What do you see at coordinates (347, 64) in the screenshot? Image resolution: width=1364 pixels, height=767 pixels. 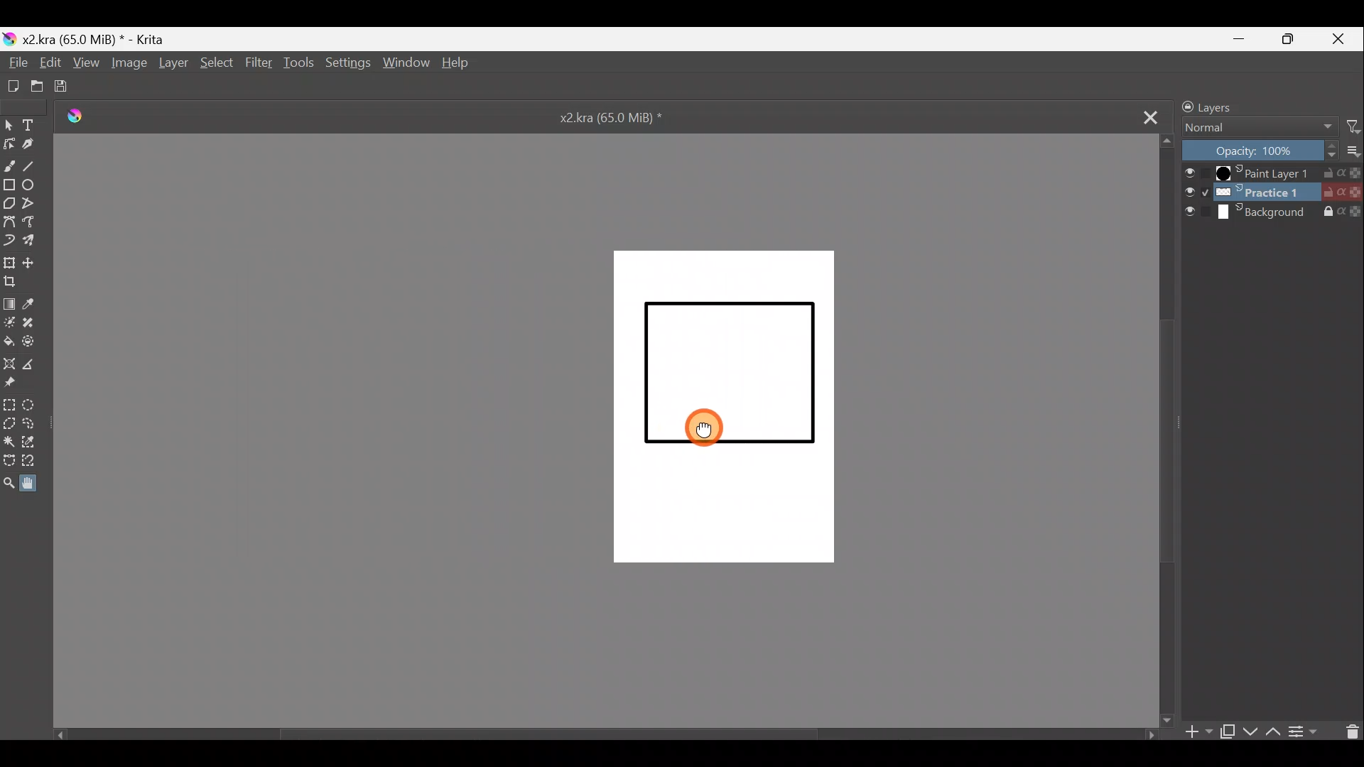 I see `Settings` at bounding box center [347, 64].